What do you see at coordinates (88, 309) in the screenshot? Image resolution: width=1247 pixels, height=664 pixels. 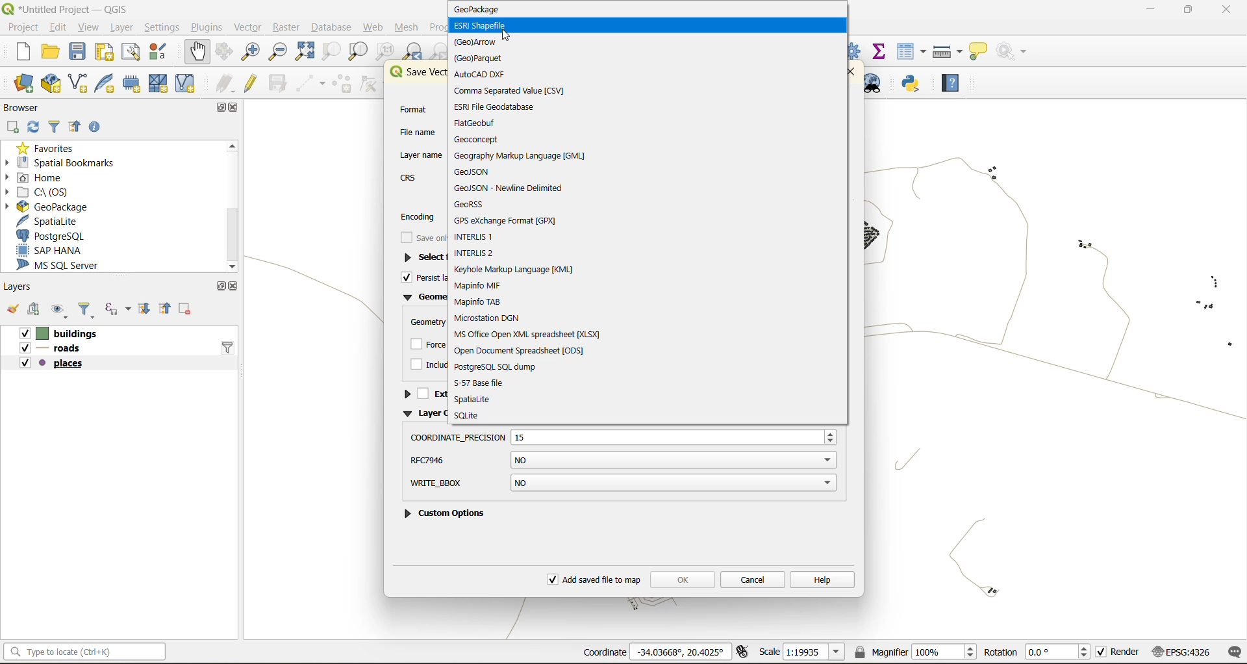 I see `filter` at bounding box center [88, 309].